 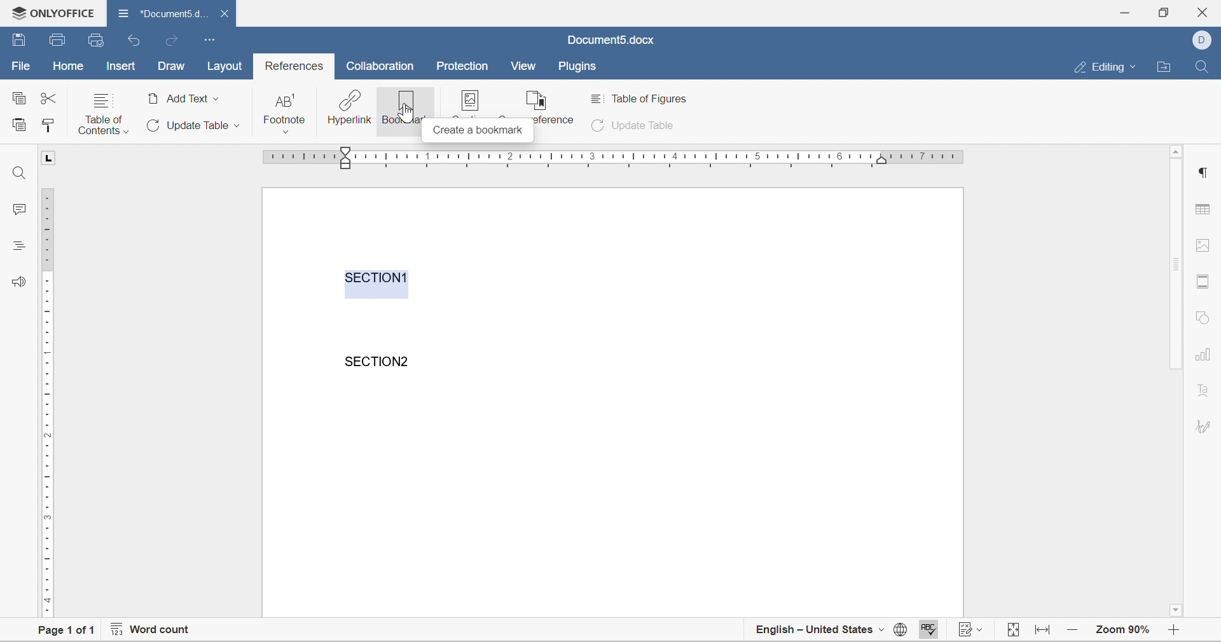 I want to click on add text, so click(x=184, y=99).